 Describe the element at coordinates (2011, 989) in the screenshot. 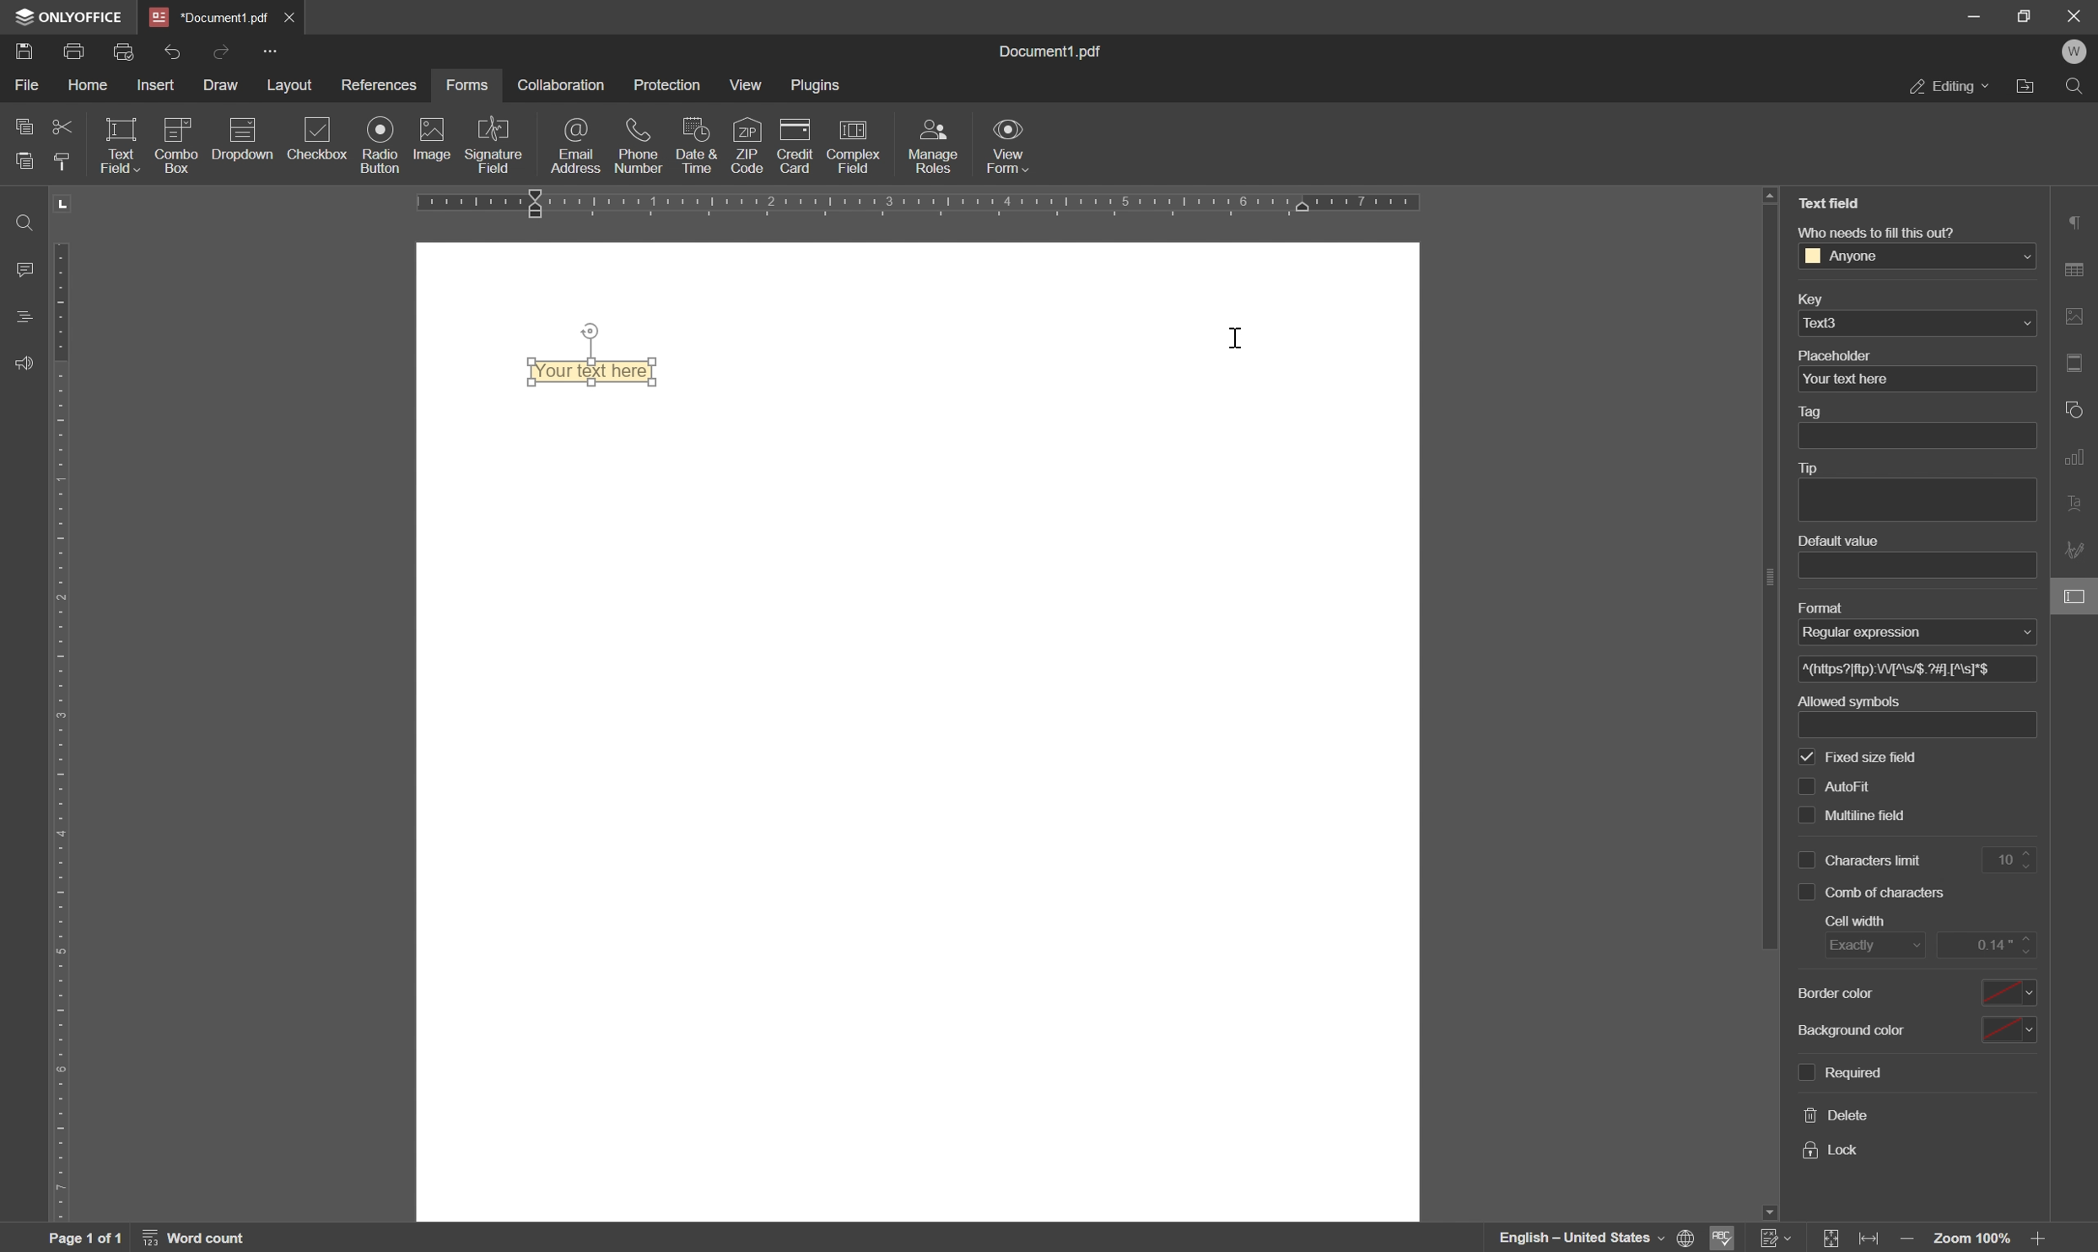

I see `select border color` at that location.